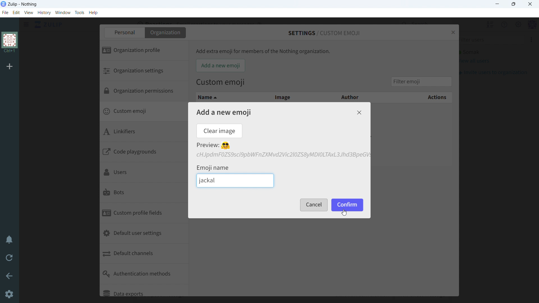 The width and height of the screenshot is (539, 303). I want to click on emoji name typed, so click(209, 180).